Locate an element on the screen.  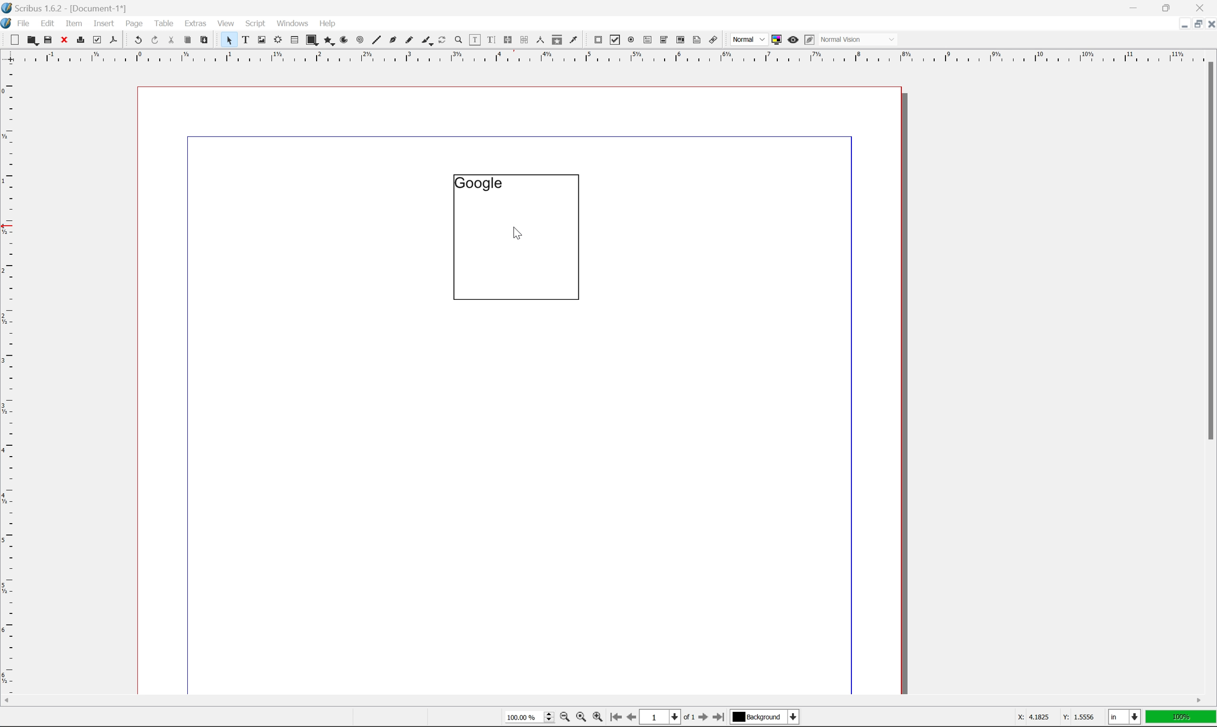
go to previous page is located at coordinates (632, 718).